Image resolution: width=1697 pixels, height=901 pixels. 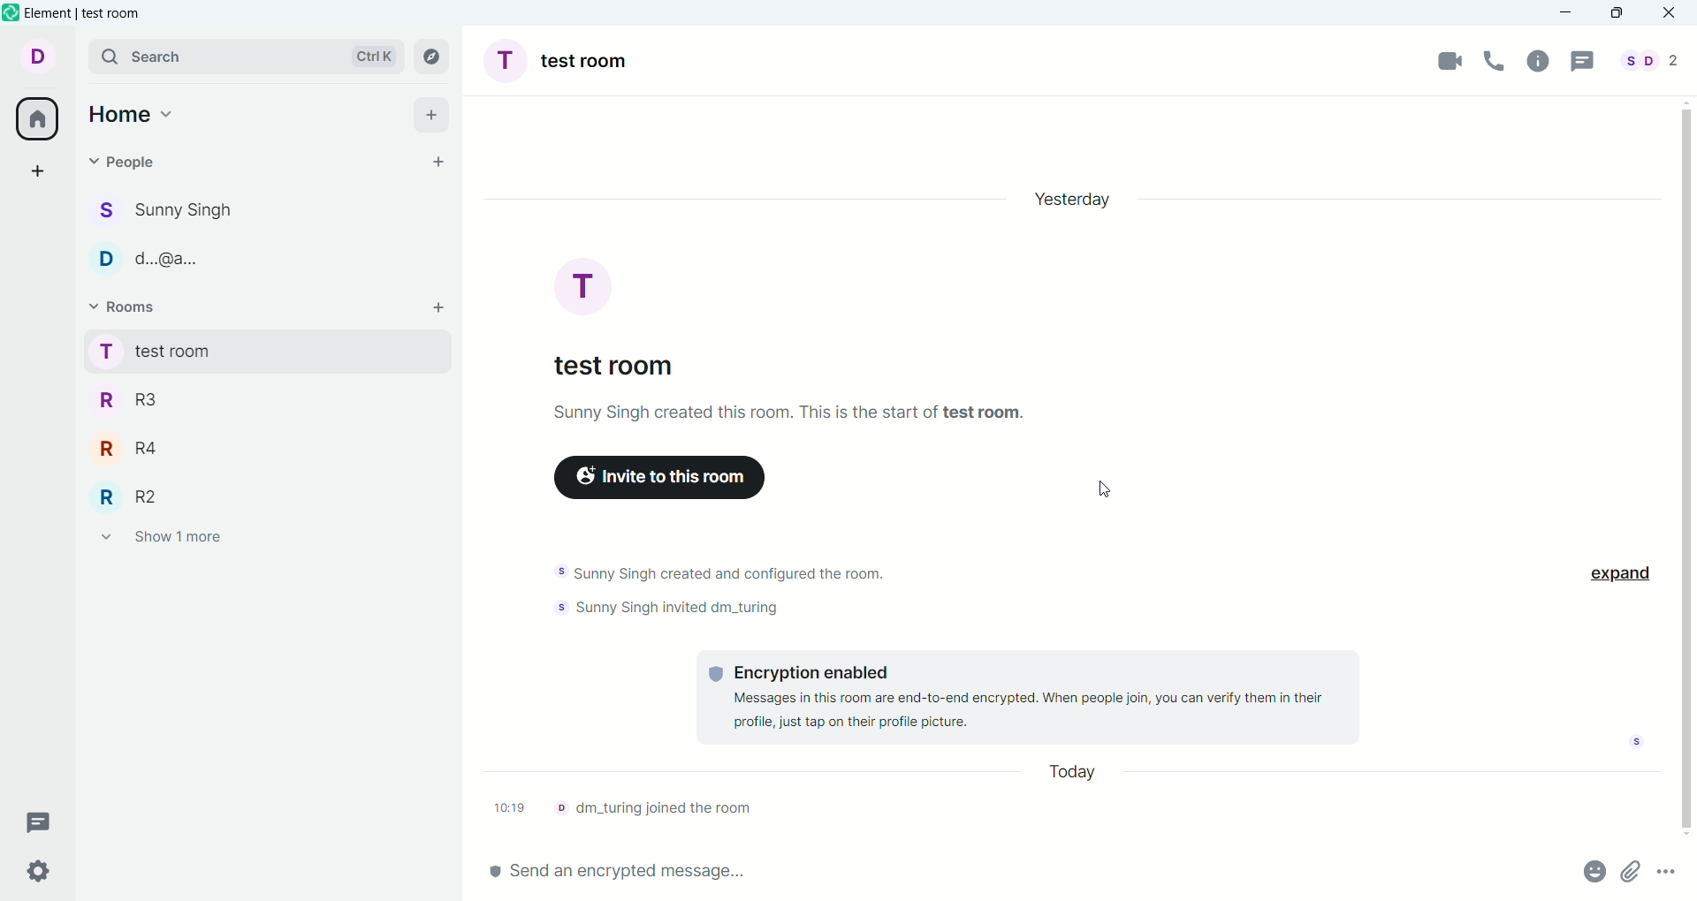 What do you see at coordinates (1617, 15) in the screenshot?
I see `maximize` at bounding box center [1617, 15].